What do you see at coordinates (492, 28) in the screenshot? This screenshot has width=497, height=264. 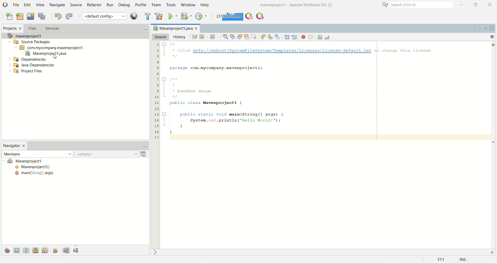 I see `maximize` at bounding box center [492, 28].